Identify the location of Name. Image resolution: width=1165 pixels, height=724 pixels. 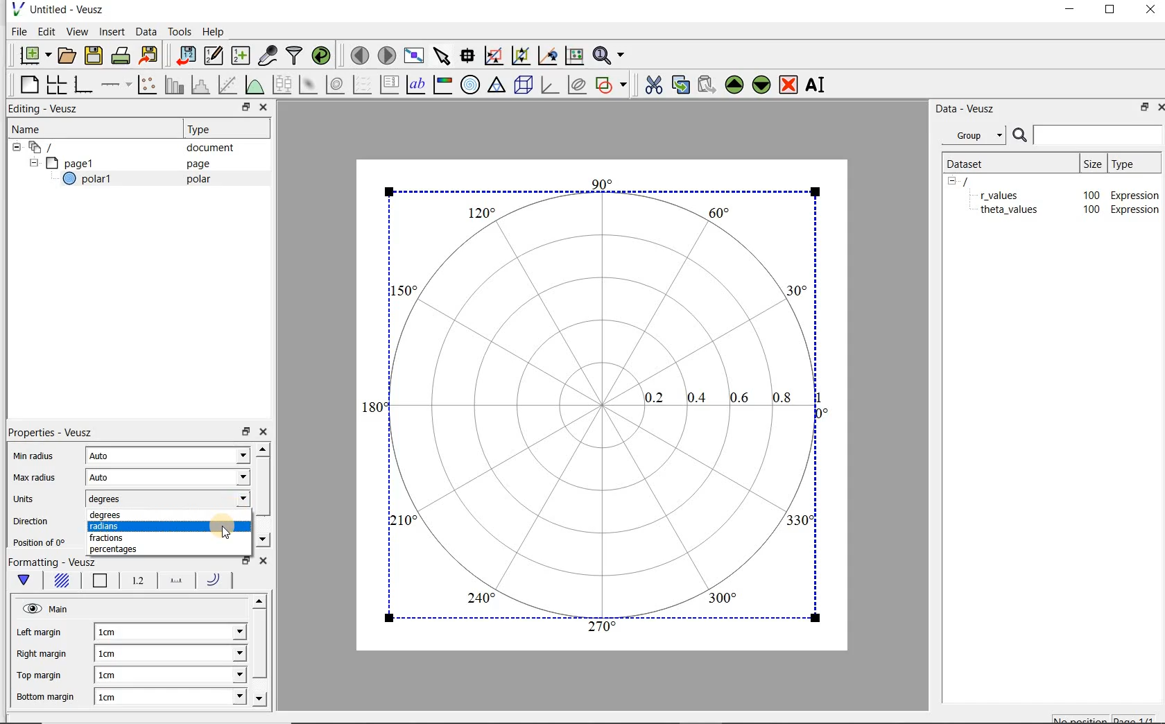
(31, 128).